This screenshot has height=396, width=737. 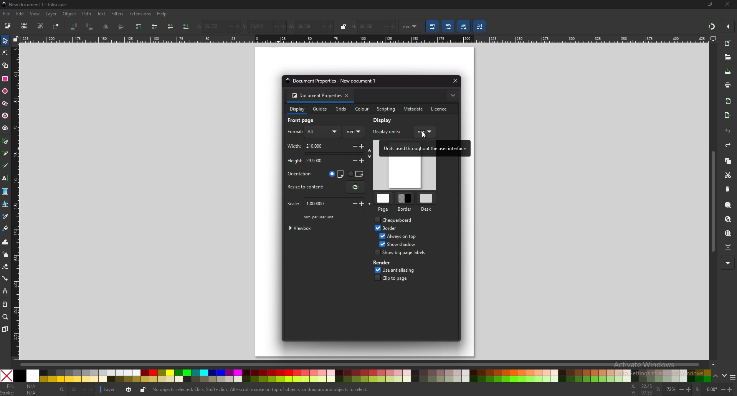 I want to click on -, so click(x=721, y=389).